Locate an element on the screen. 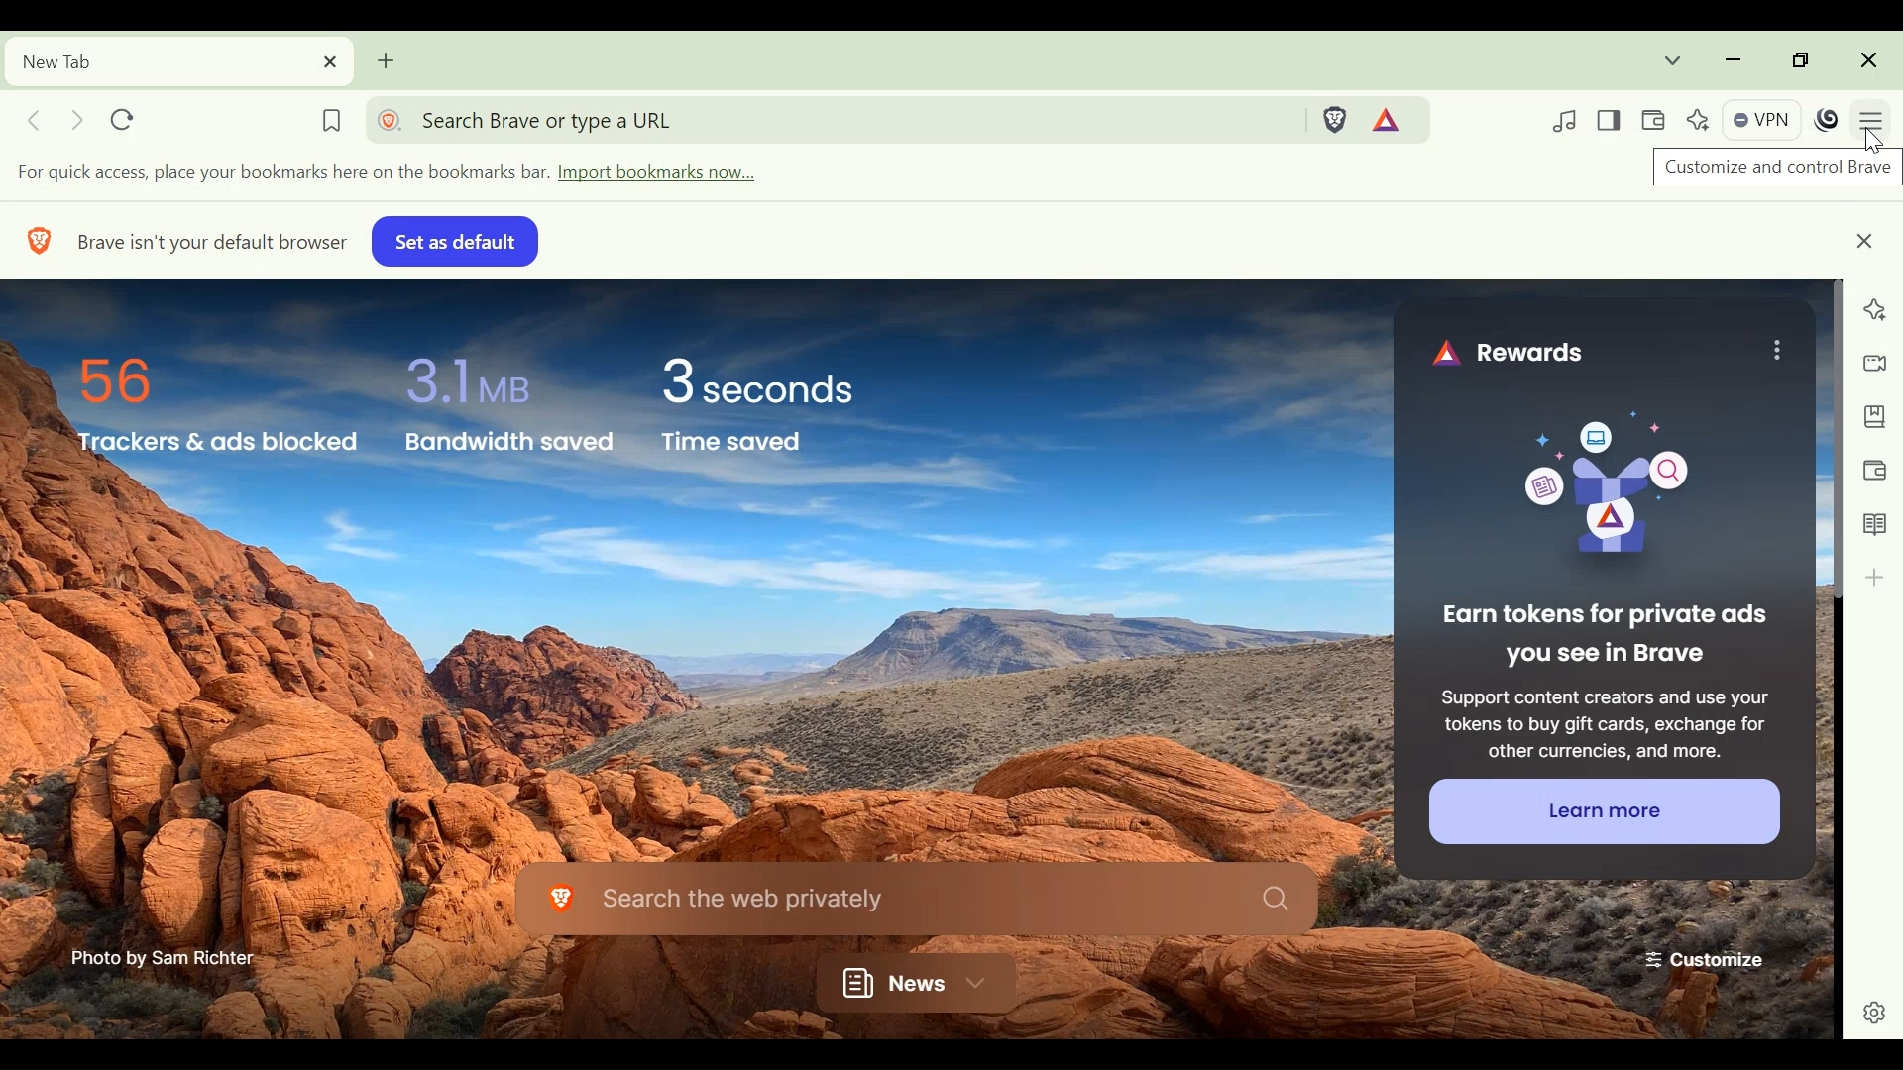  Customize is located at coordinates (1704, 960).